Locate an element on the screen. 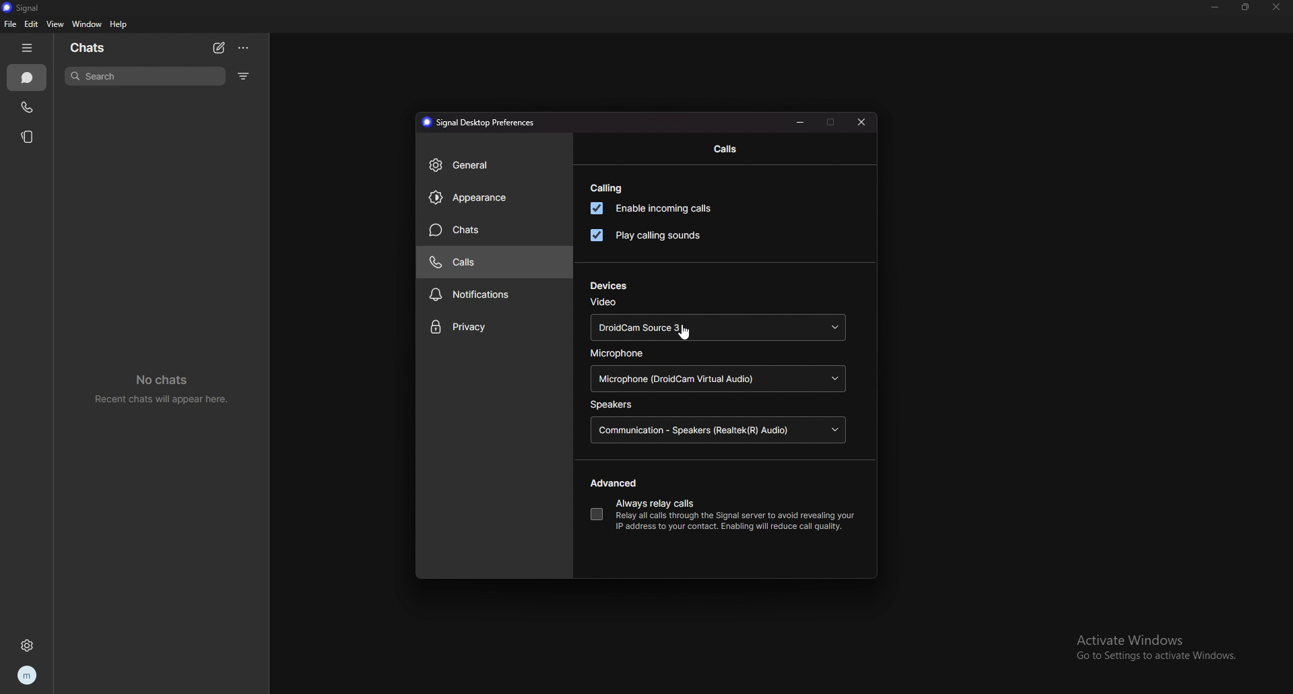 The image size is (1293, 694). view is located at coordinates (55, 24).